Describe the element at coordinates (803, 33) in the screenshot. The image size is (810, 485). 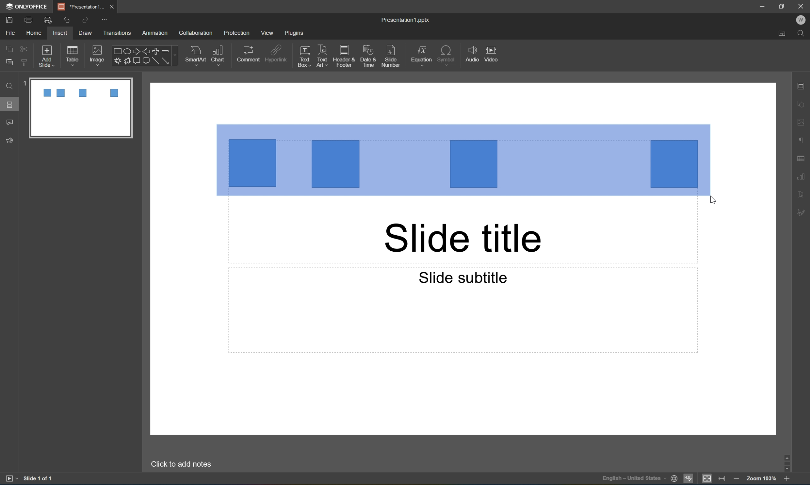
I see `Find` at that location.